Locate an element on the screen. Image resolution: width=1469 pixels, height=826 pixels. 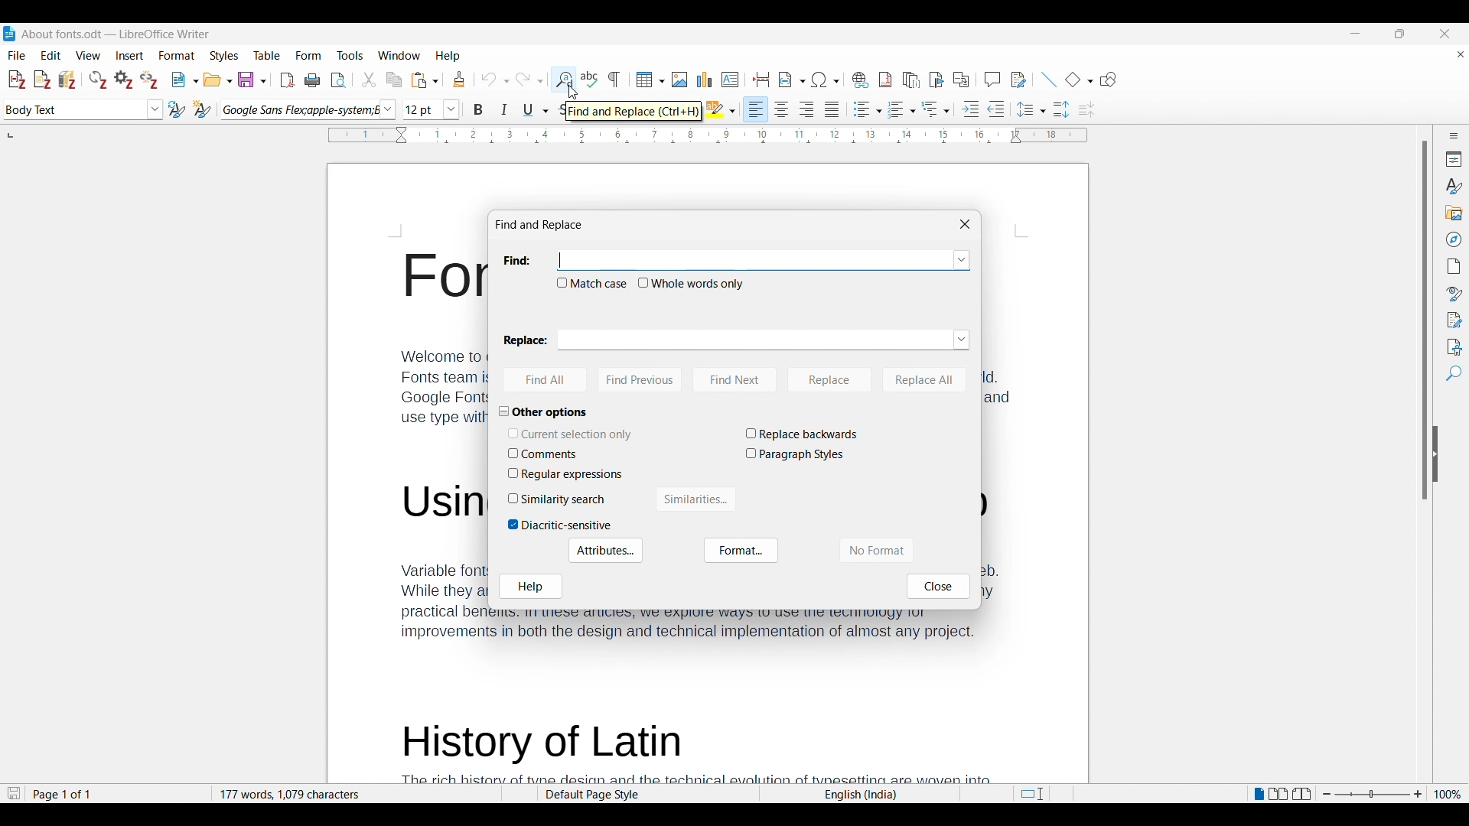
Sidebar settings is located at coordinates (1454, 135).